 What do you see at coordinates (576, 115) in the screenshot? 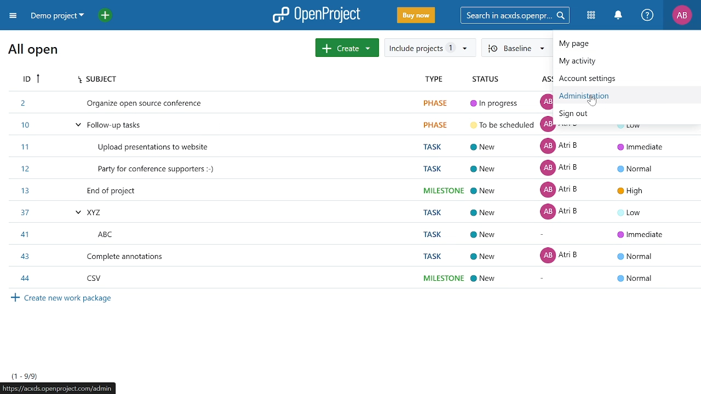
I see `Sign out` at bounding box center [576, 115].